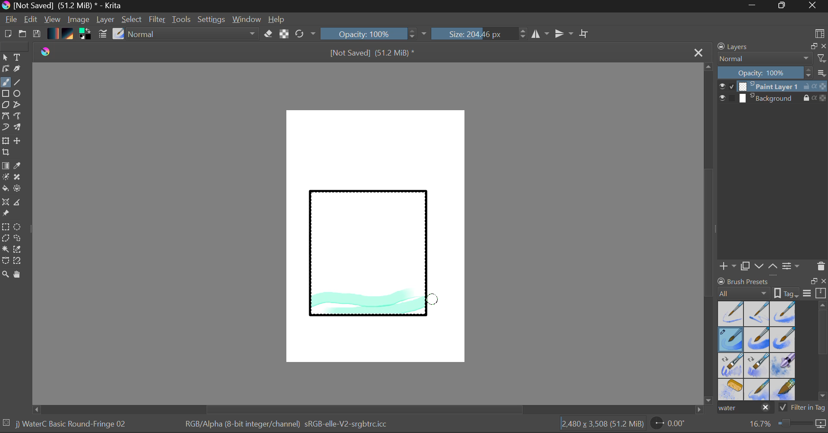 The height and width of the screenshot is (433, 828). What do you see at coordinates (19, 228) in the screenshot?
I see `Elipses Selection tool` at bounding box center [19, 228].